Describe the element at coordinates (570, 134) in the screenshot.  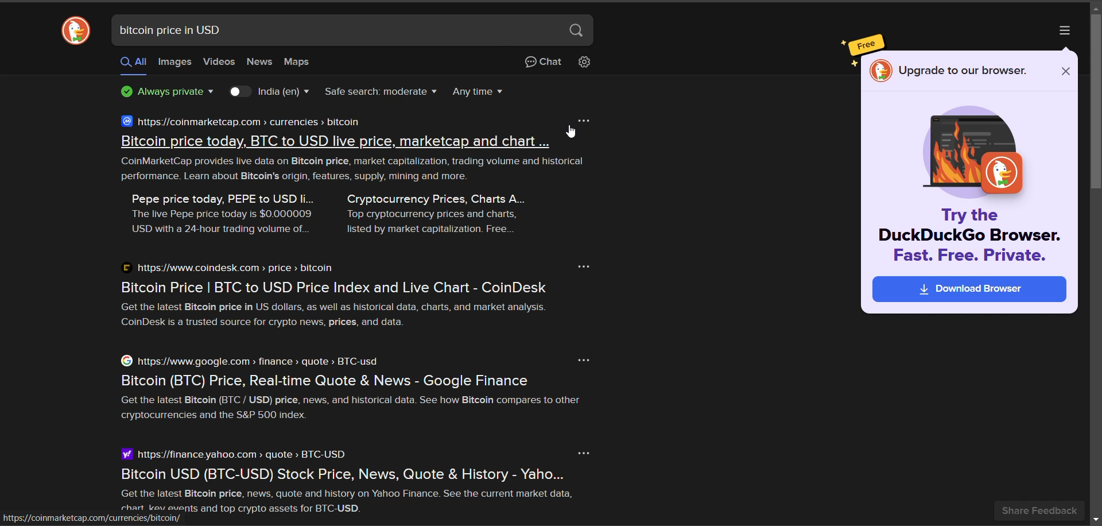
I see `cursor` at that location.